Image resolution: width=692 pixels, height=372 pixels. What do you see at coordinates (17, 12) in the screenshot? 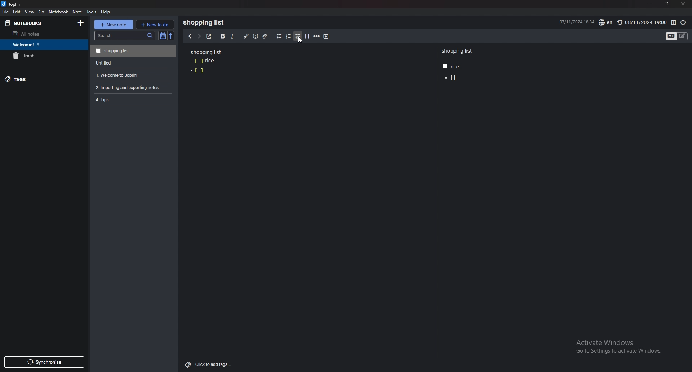
I see `edit` at bounding box center [17, 12].